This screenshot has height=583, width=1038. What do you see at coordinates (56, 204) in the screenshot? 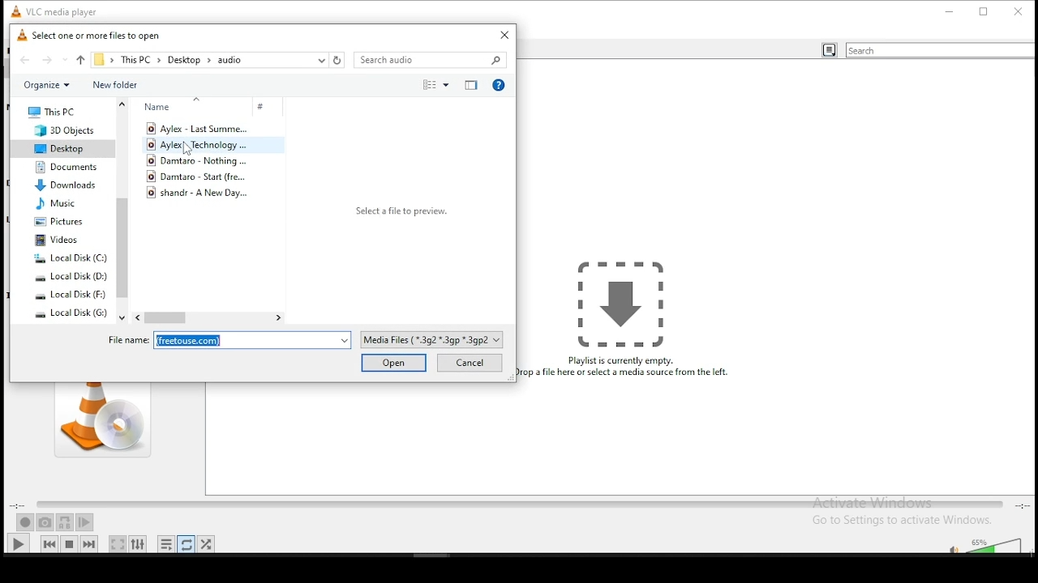
I see `music` at bounding box center [56, 204].